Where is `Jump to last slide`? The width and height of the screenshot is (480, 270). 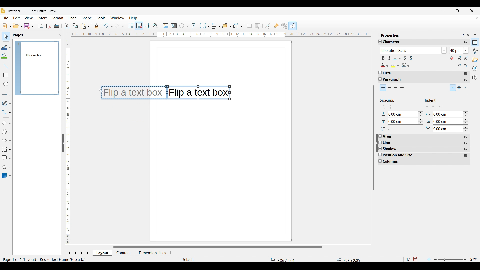 Jump to last slide is located at coordinates (88, 253).